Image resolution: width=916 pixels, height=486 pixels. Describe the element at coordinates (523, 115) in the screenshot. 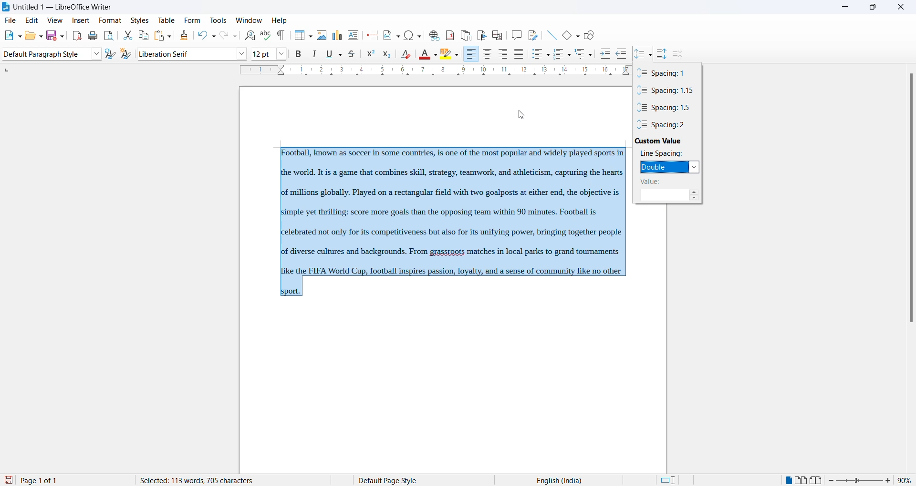

I see `cursor` at that location.